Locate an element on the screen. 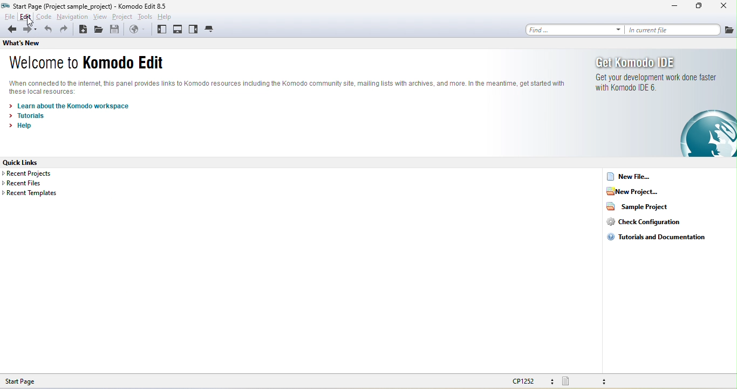 The width and height of the screenshot is (737, 389). new project is located at coordinates (634, 191).